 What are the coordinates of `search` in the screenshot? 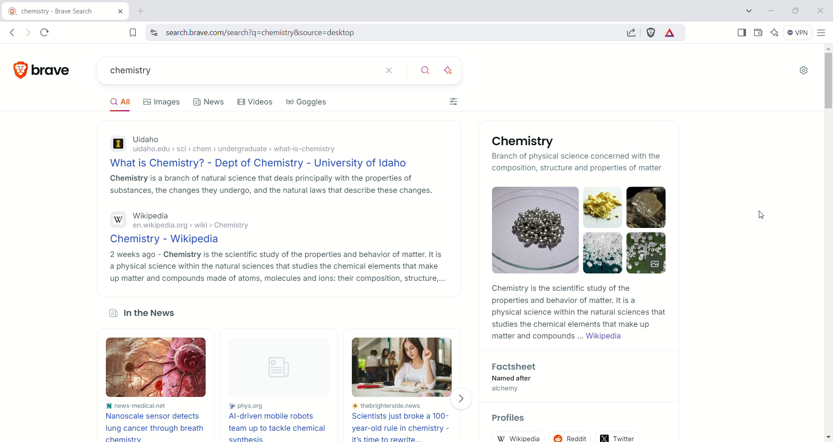 It's located at (426, 69).